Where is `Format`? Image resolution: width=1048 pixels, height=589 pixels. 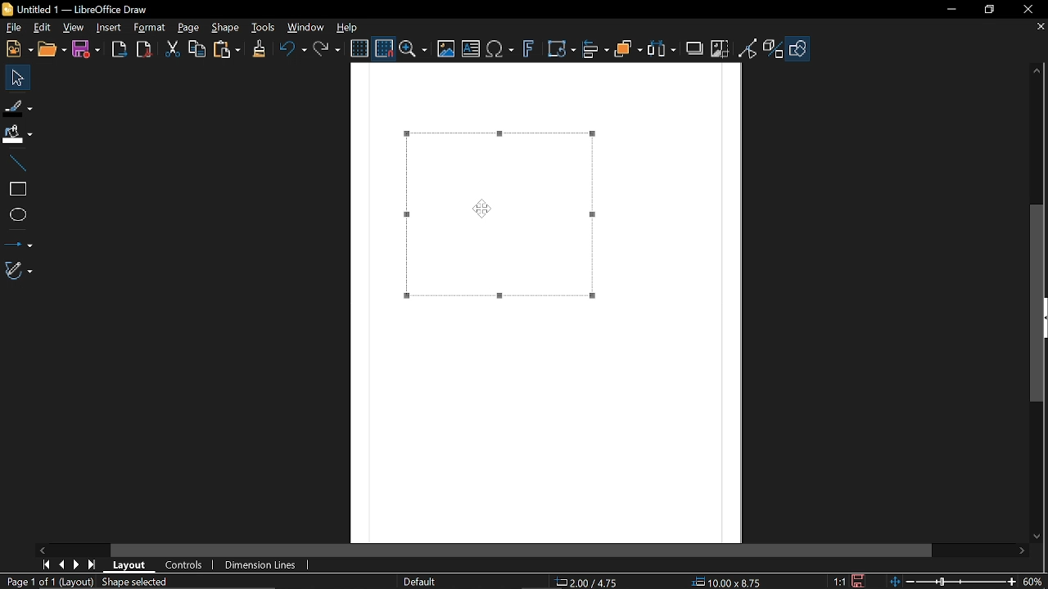 Format is located at coordinates (150, 28).